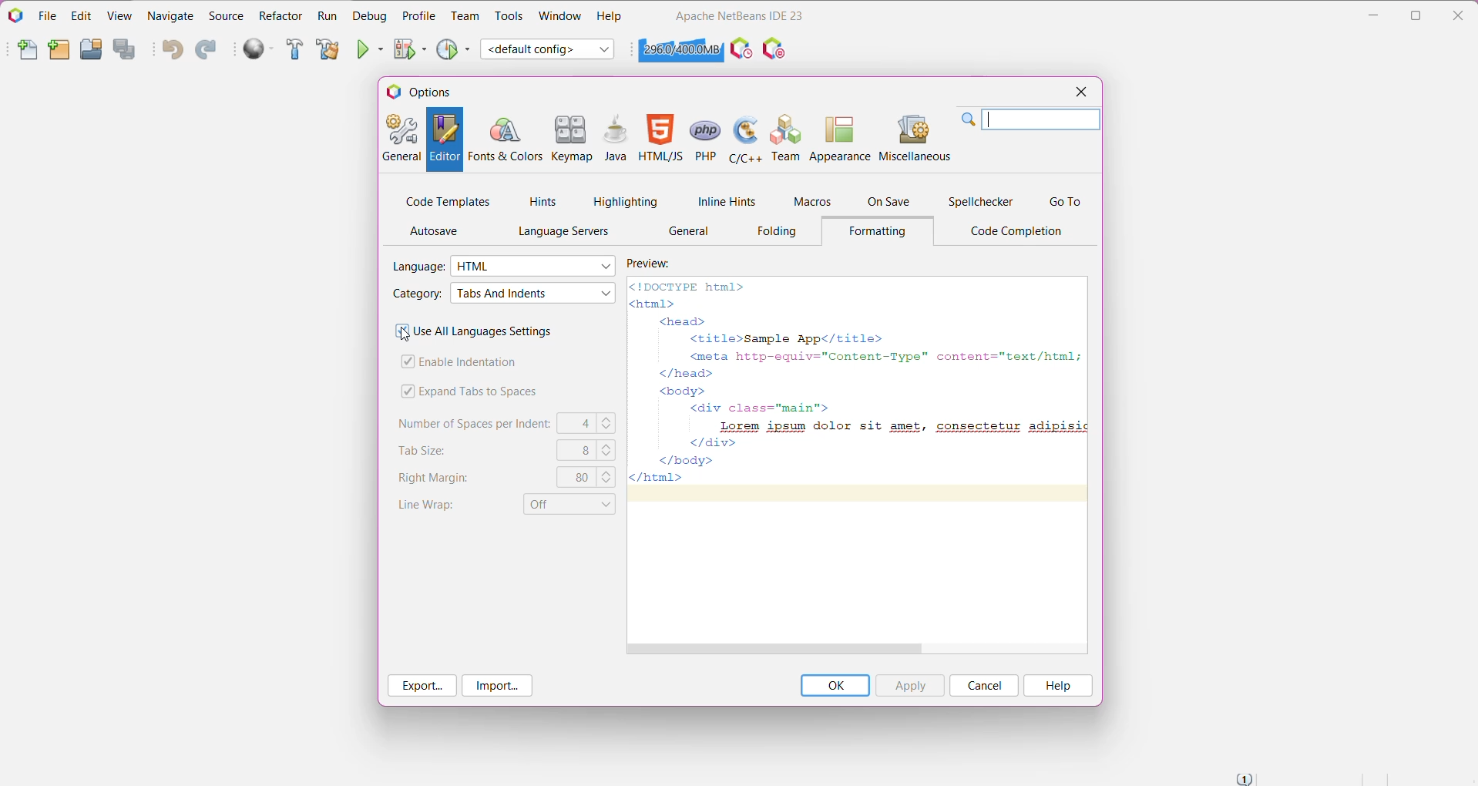  What do you see at coordinates (657, 304) in the screenshot?
I see `<html>` at bounding box center [657, 304].